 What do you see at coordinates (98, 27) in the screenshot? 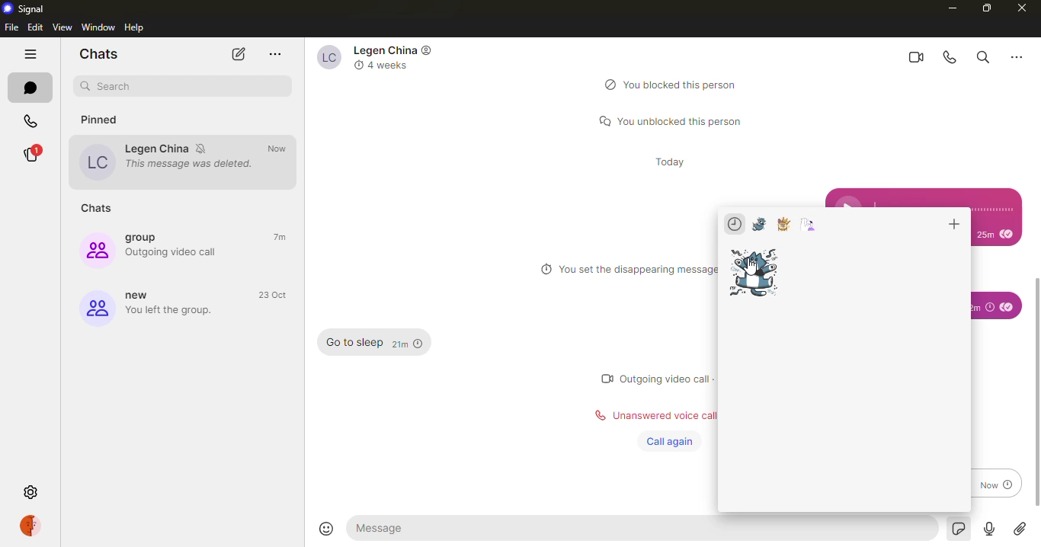
I see `window` at bounding box center [98, 27].